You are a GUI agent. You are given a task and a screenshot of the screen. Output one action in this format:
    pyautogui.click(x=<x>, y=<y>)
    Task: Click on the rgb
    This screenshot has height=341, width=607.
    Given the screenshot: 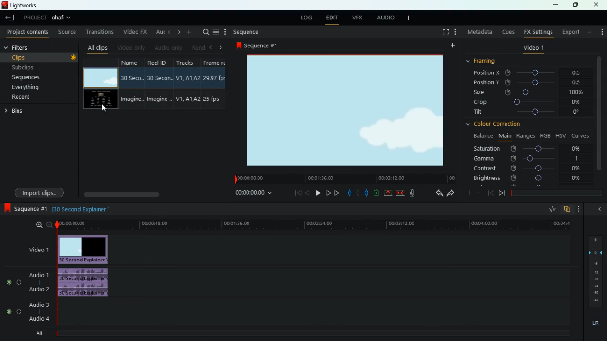 What is the action you would take?
    pyautogui.click(x=545, y=135)
    